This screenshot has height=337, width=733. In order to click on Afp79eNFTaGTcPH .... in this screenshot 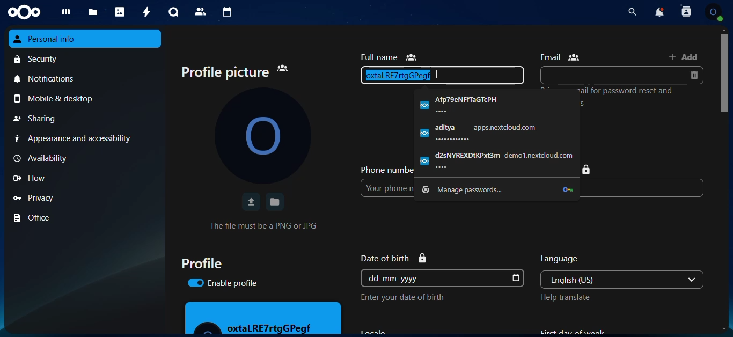, I will do `click(496, 104)`.